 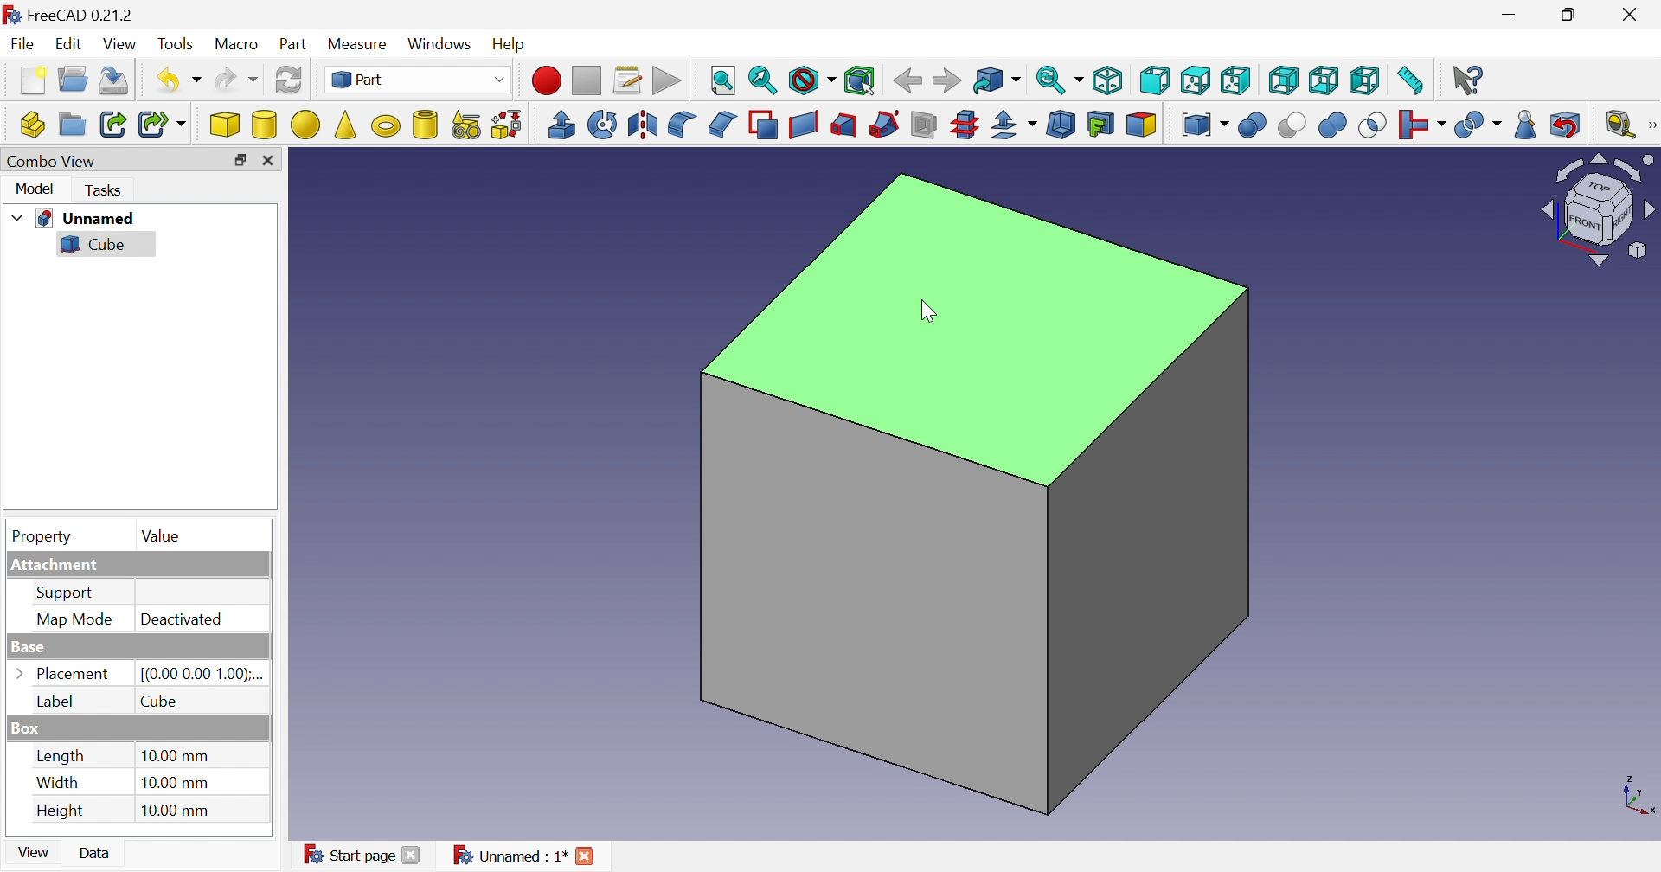 What do you see at coordinates (18, 215) in the screenshot?
I see `Drop down` at bounding box center [18, 215].